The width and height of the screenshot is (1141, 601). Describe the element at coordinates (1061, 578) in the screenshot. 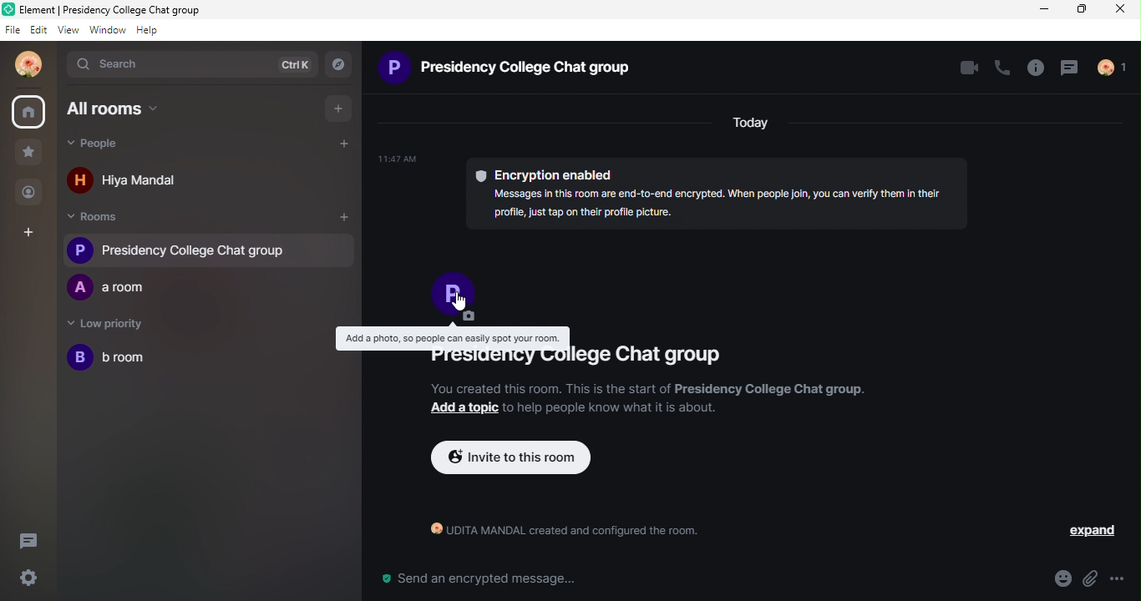

I see `emoji` at that location.